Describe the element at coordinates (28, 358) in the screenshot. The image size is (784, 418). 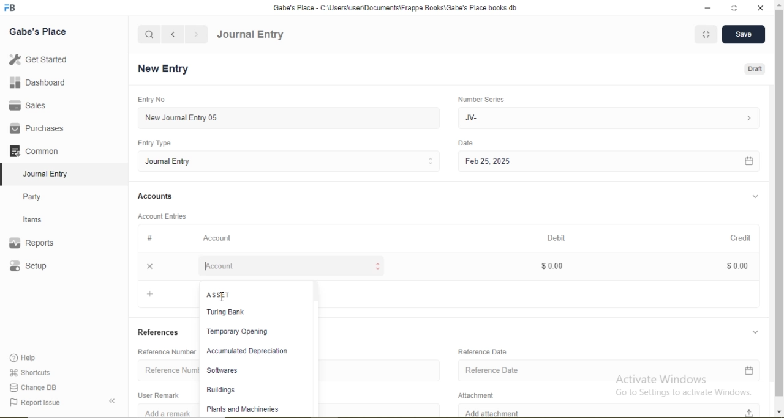
I see `Help` at that location.